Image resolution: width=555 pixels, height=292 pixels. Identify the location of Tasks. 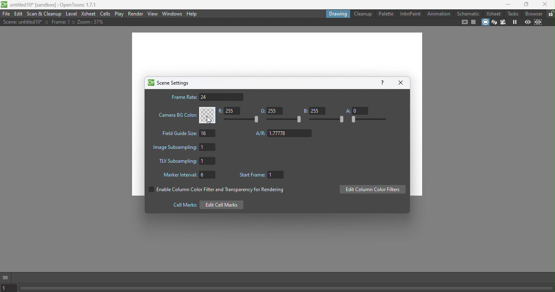
(513, 14).